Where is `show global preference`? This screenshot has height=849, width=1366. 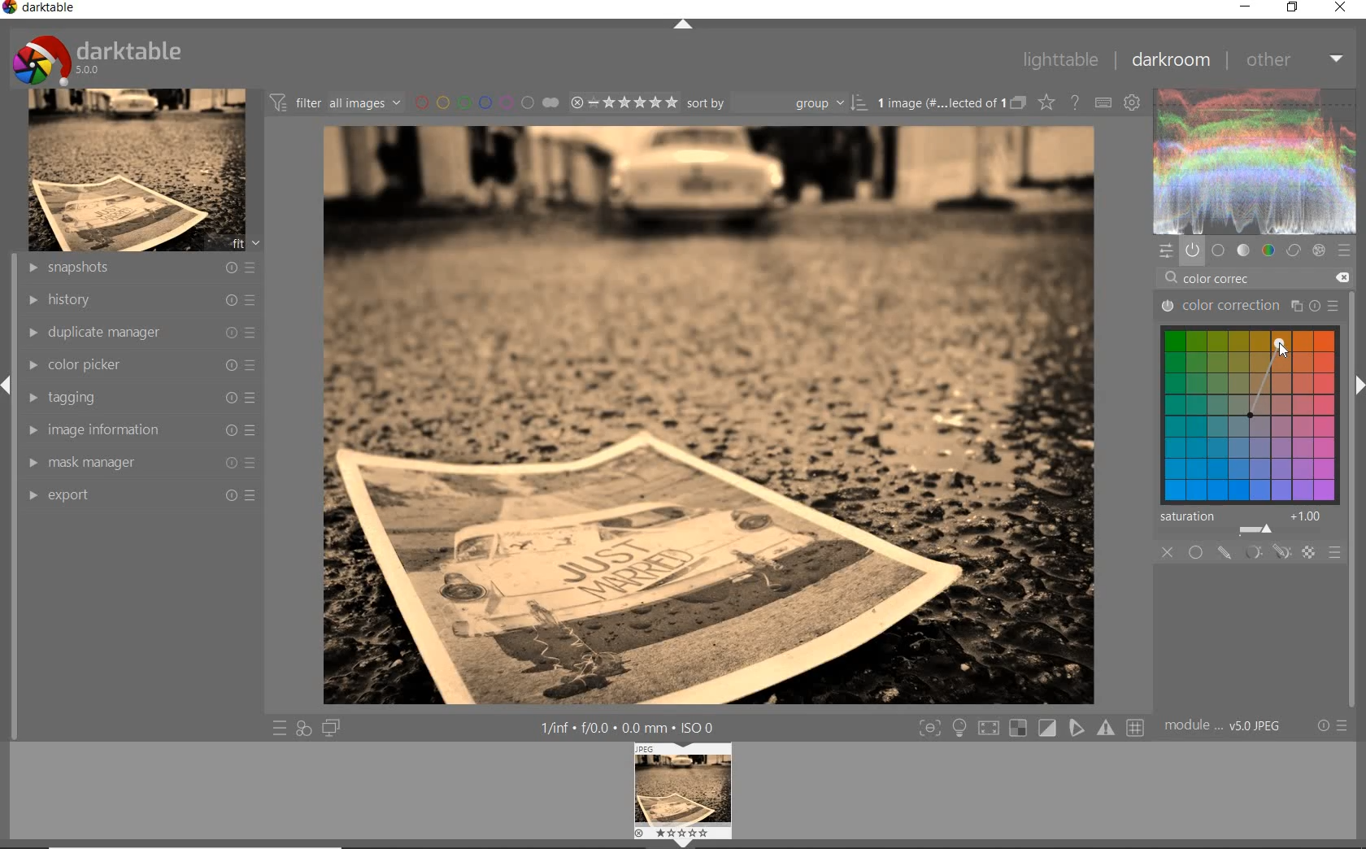 show global preference is located at coordinates (1130, 103).